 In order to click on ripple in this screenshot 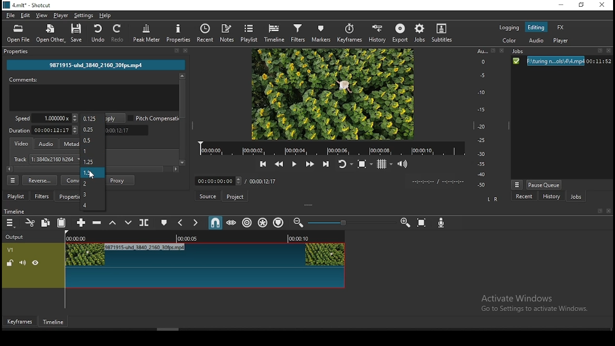, I will do `click(247, 223)`.